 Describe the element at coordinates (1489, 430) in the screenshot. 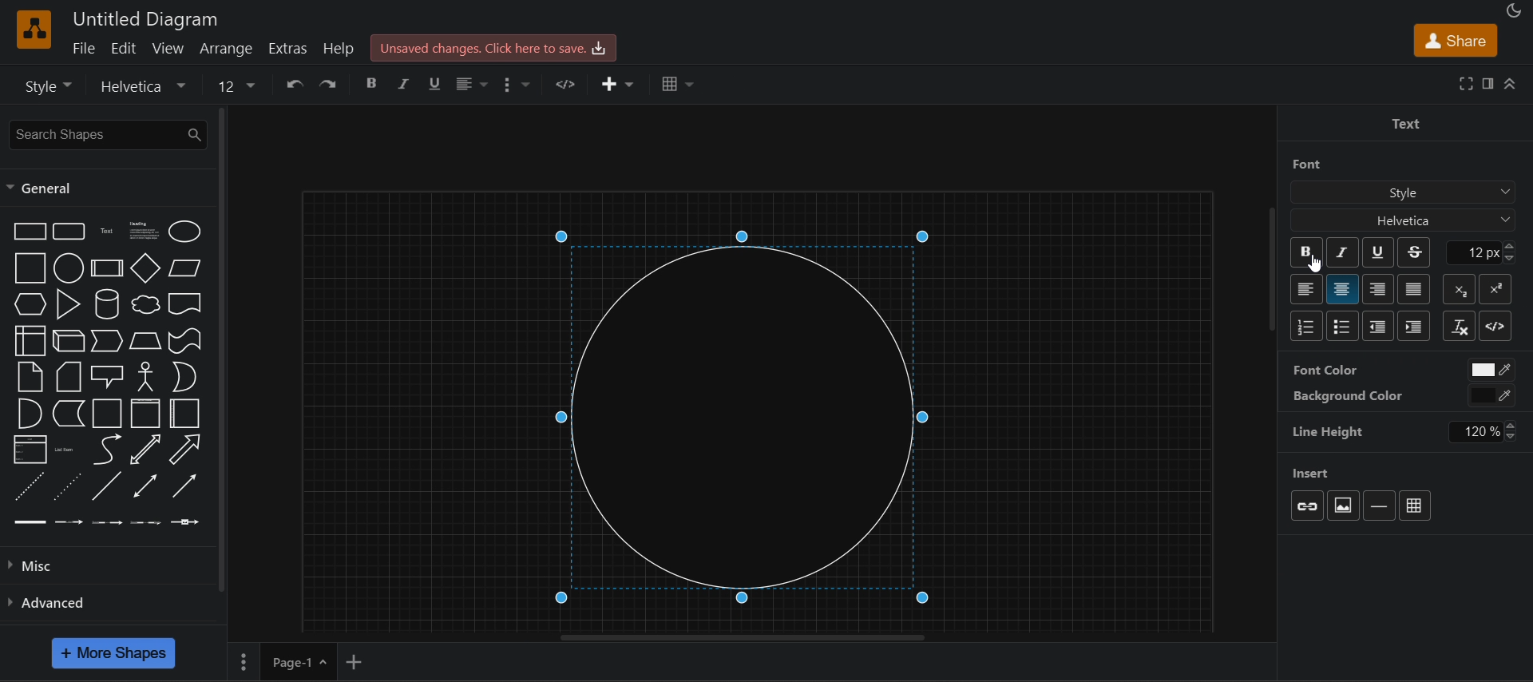

I see `120%` at that location.